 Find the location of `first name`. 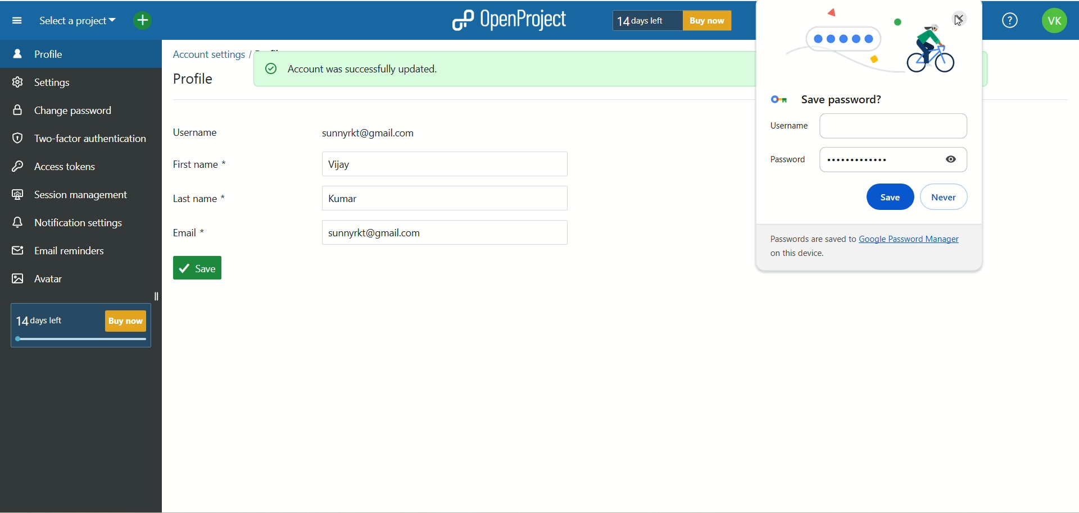

first name is located at coordinates (374, 163).